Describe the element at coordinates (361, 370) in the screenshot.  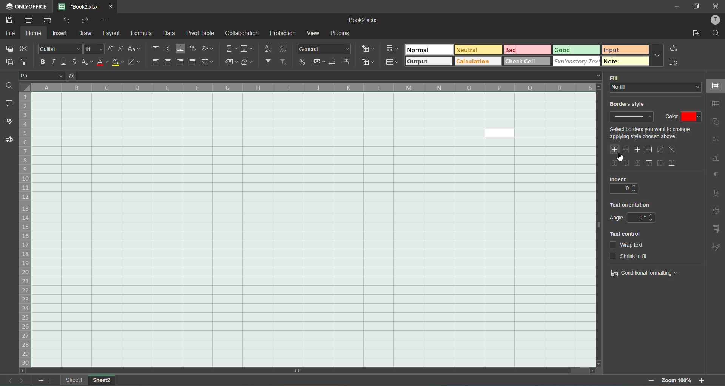
I see `scroll bar` at that location.